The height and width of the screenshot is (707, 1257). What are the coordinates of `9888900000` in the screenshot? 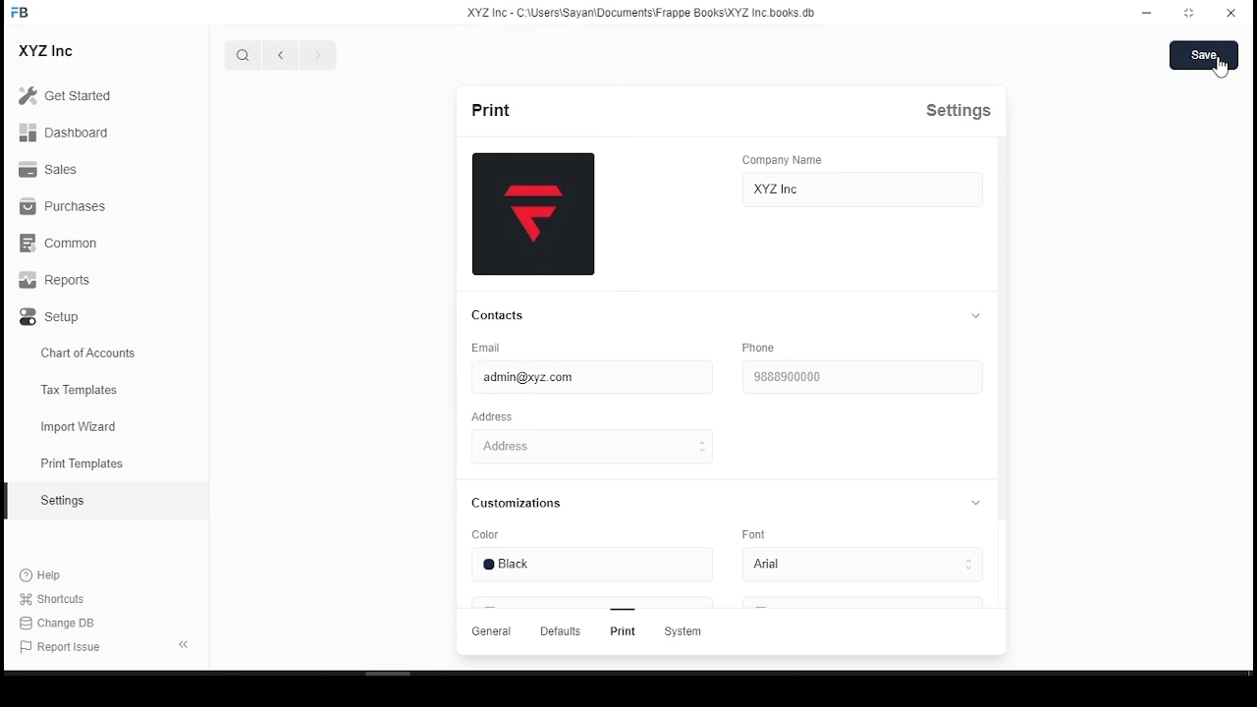 It's located at (790, 376).